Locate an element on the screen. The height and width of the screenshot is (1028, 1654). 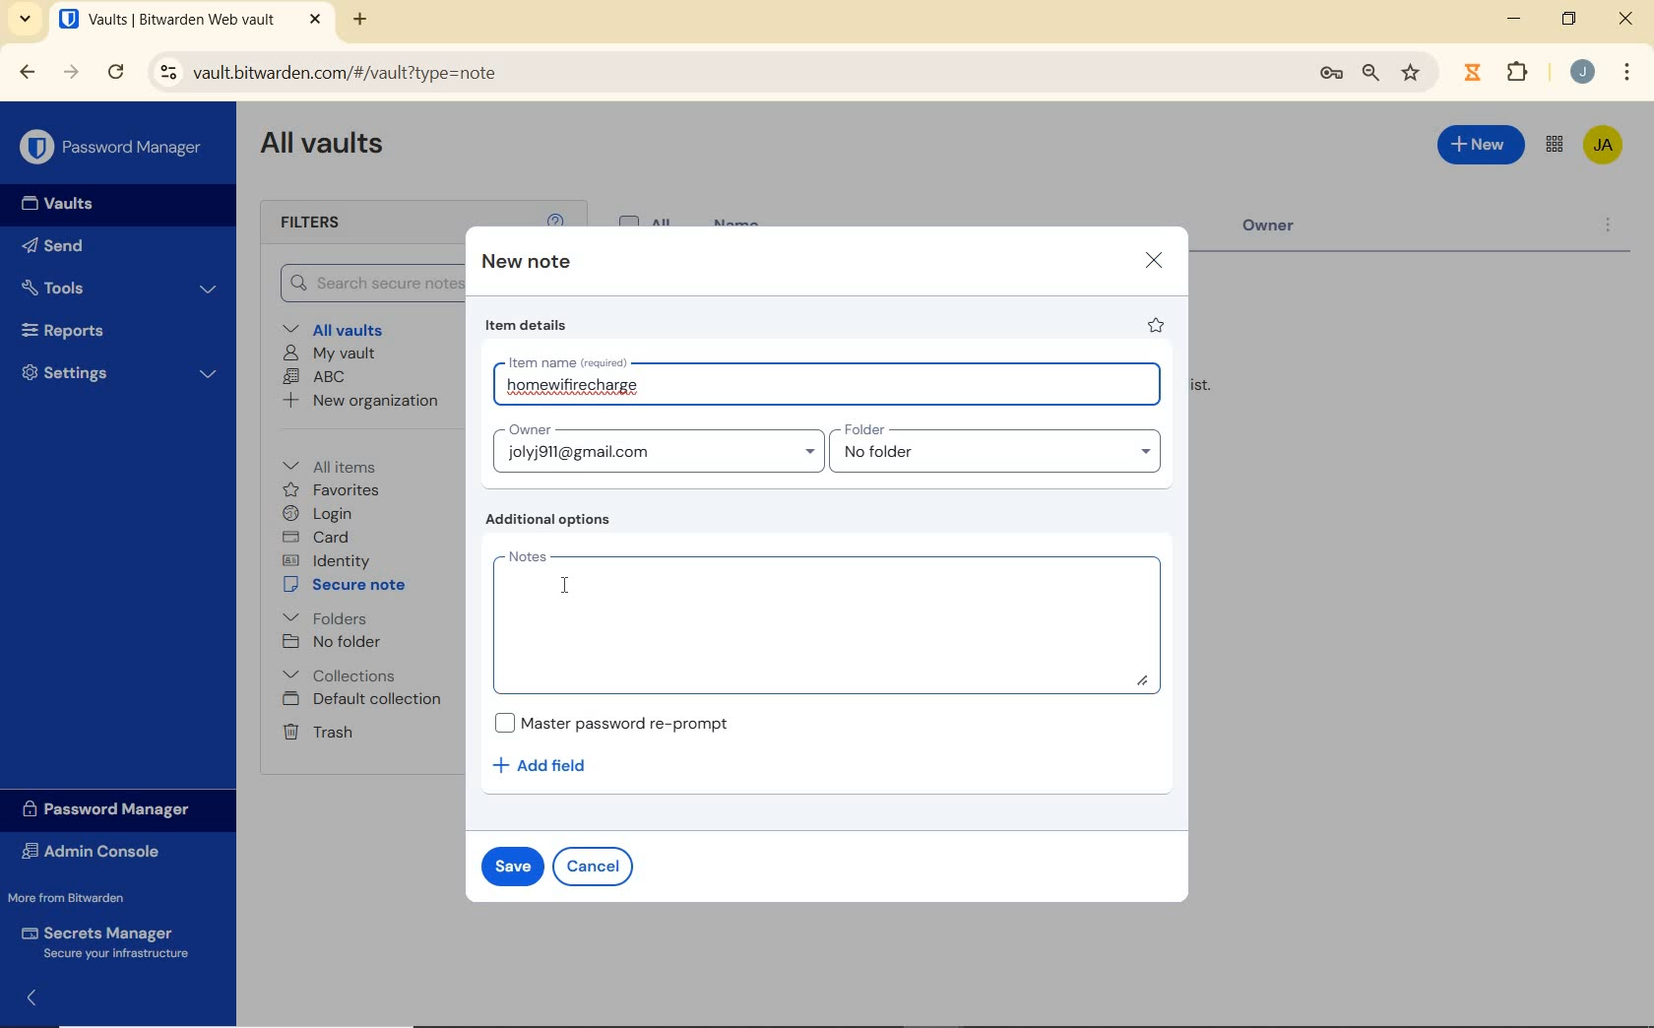
Settings is located at coordinates (117, 372).